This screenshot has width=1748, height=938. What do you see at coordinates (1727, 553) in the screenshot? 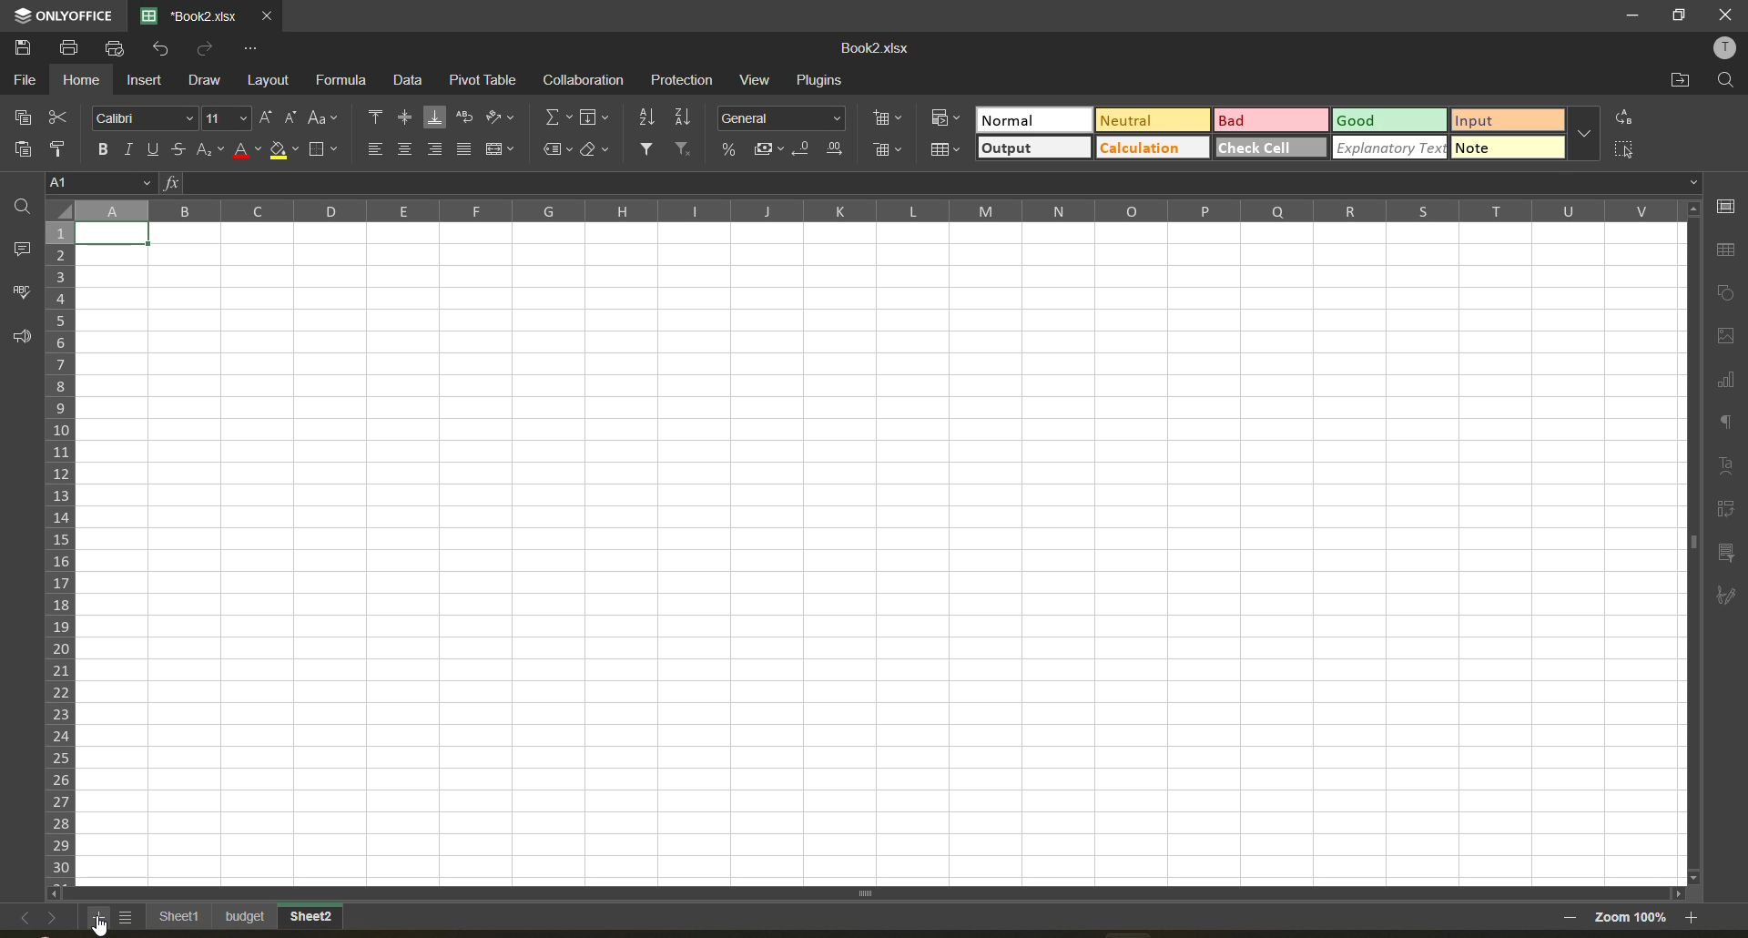
I see `slicer` at bounding box center [1727, 553].